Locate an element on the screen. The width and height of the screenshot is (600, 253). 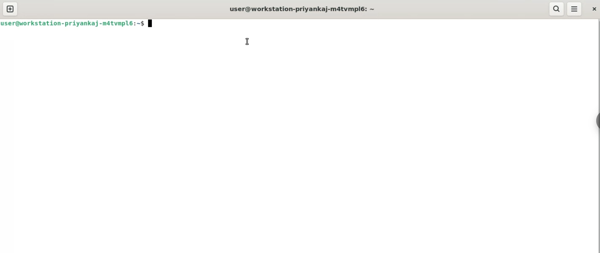
user@workstation-priyankaj-m4tvmpl6: ~ is located at coordinates (305, 8).